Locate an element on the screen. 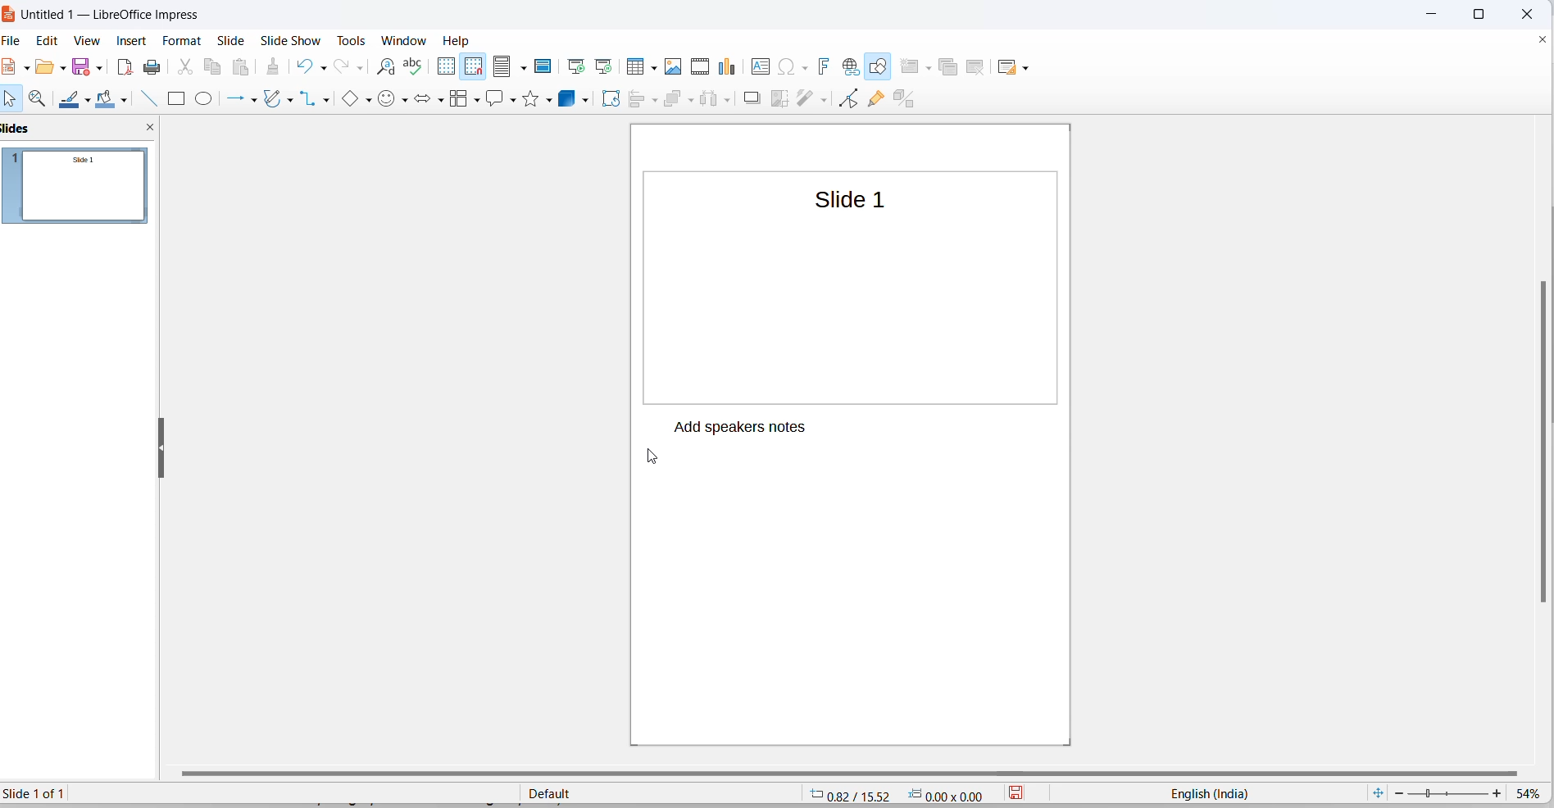  zoom slider is located at coordinates (1448, 792).